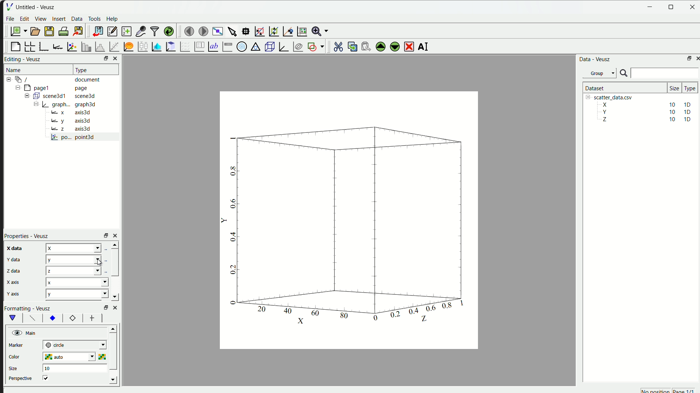  Describe the element at coordinates (19, 345) in the screenshot. I see `marker` at that location.